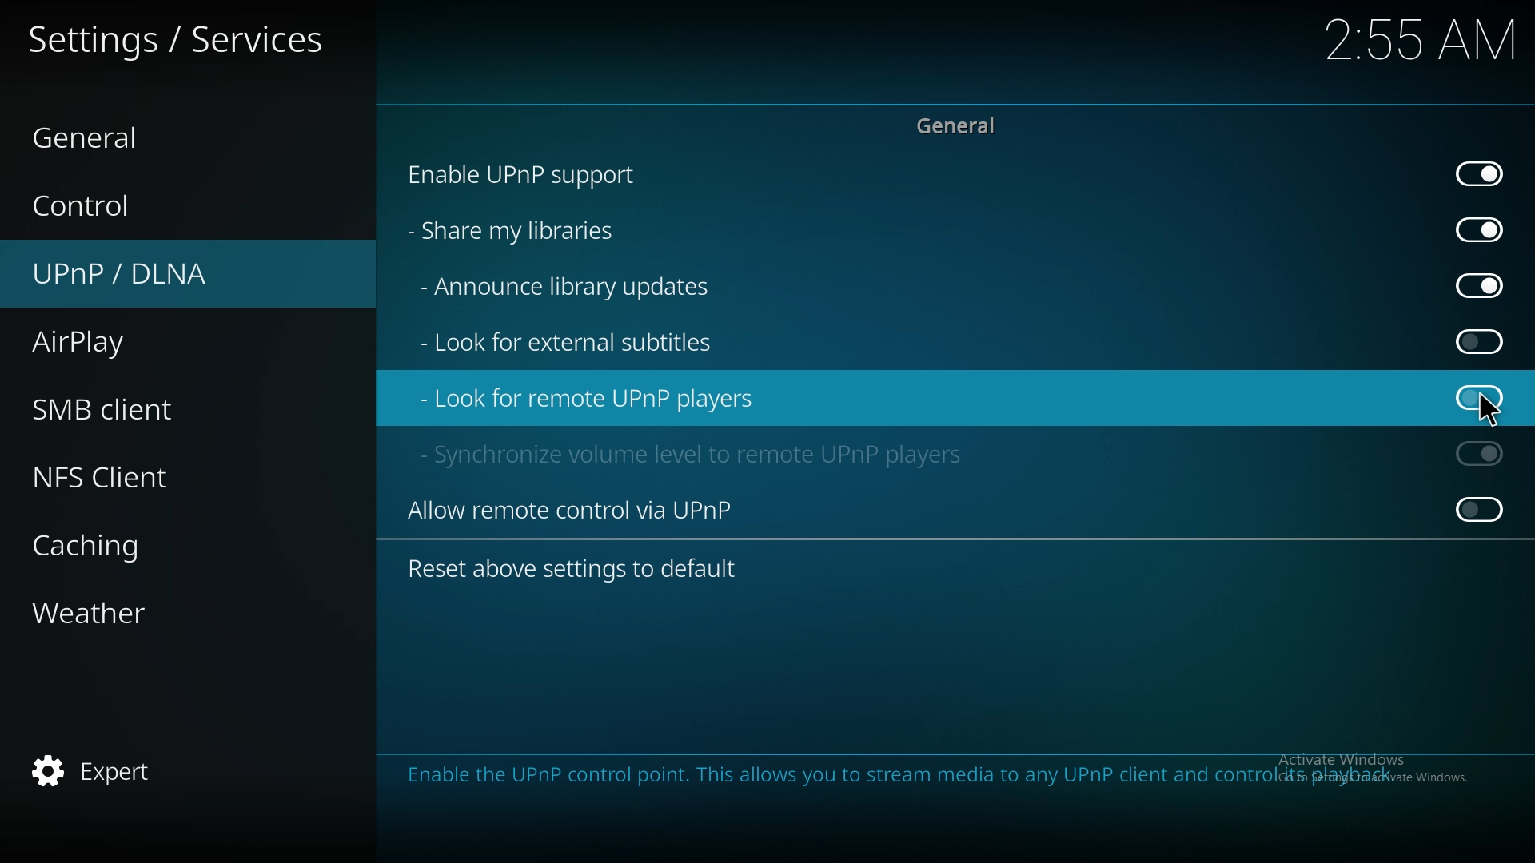 This screenshot has width=1535, height=863. What do you see at coordinates (112, 479) in the screenshot?
I see `nfs client` at bounding box center [112, 479].